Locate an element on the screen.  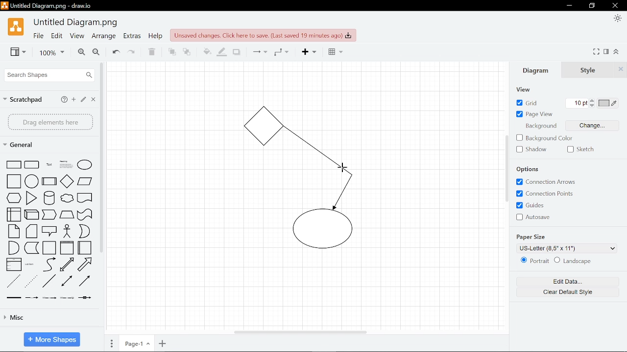
Shadow is located at coordinates (237, 51).